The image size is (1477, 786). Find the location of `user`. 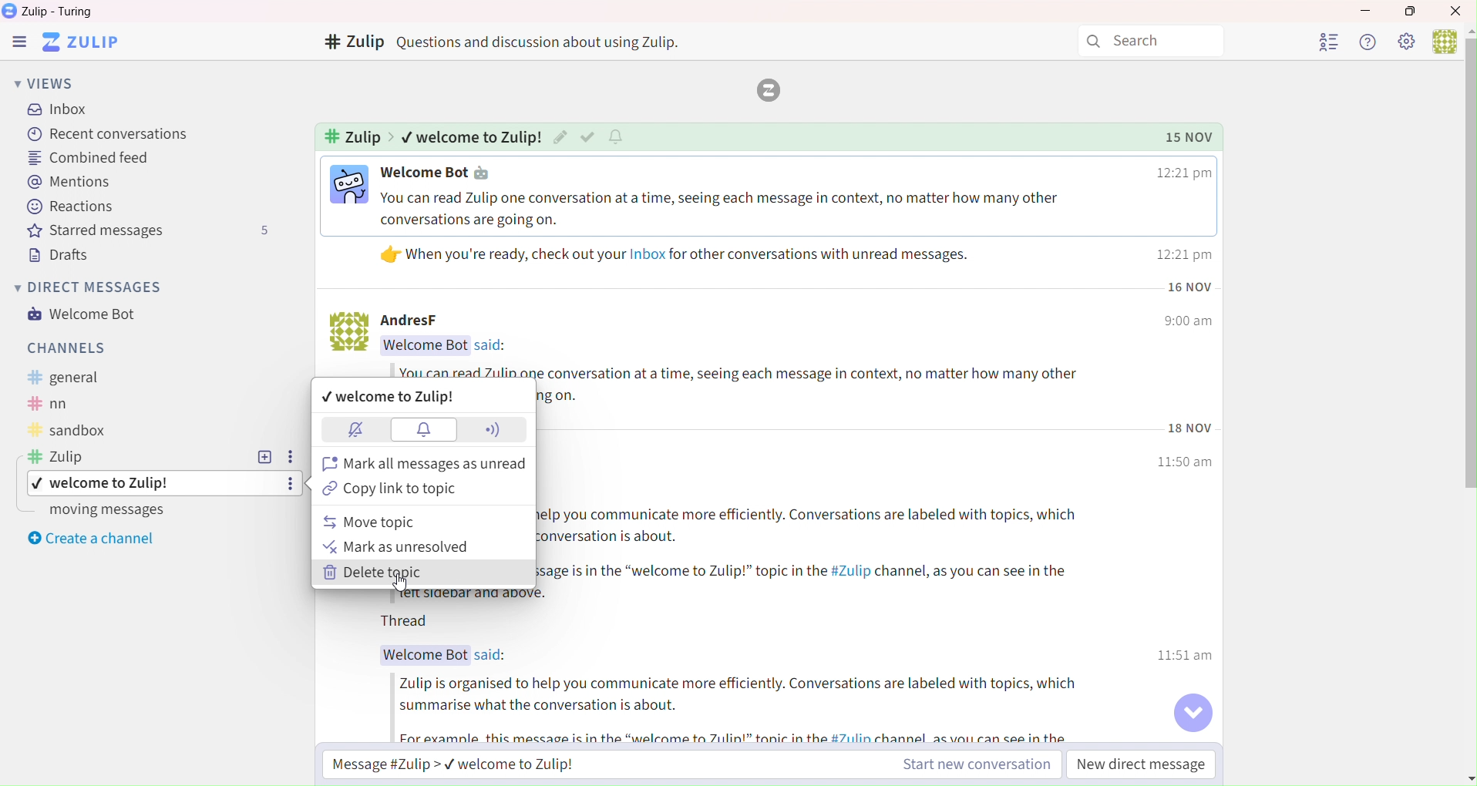

user is located at coordinates (1442, 45).